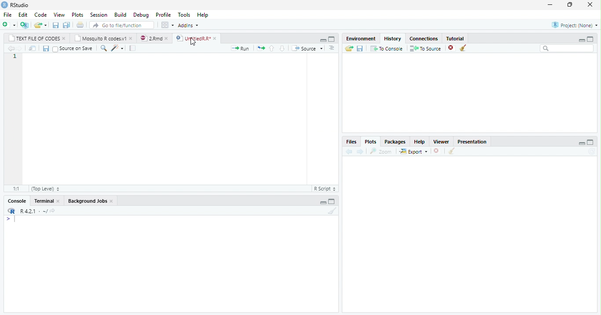 The image size is (601, 315). I want to click on logo, so click(5, 5).